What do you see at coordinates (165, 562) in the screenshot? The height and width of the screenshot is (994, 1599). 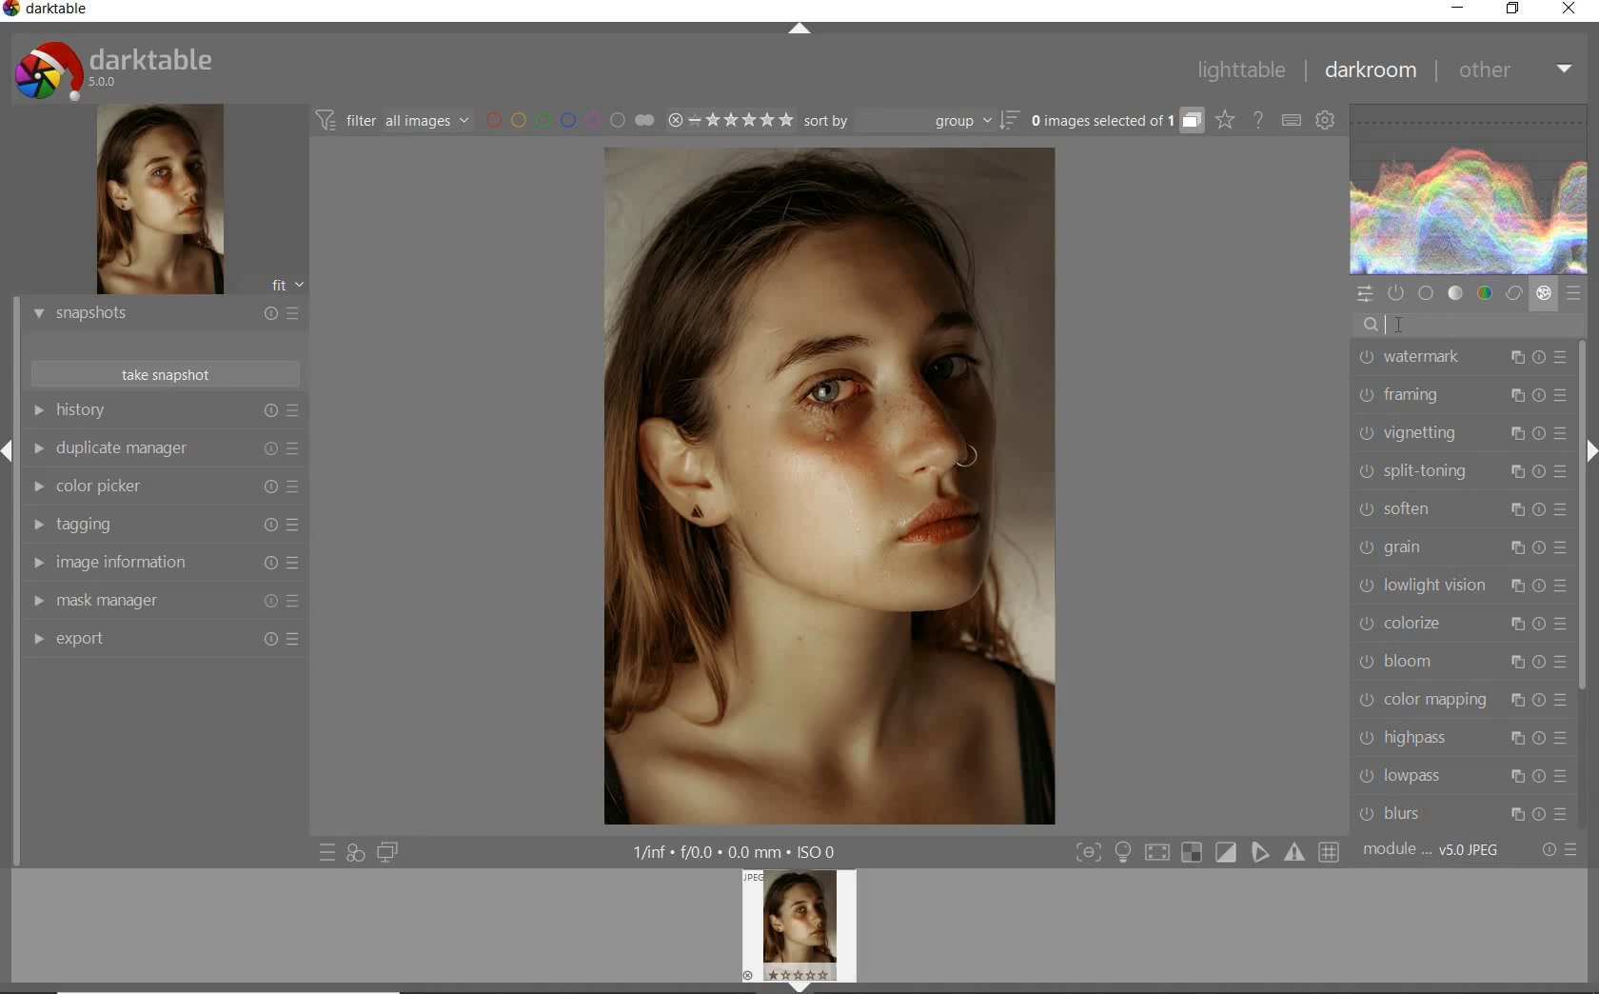 I see `image information` at bounding box center [165, 562].